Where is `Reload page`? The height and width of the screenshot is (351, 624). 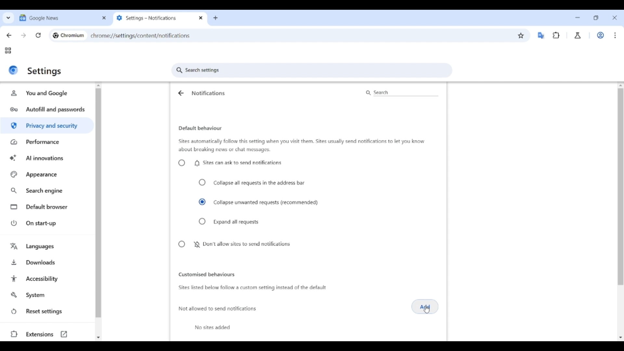
Reload page is located at coordinates (38, 35).